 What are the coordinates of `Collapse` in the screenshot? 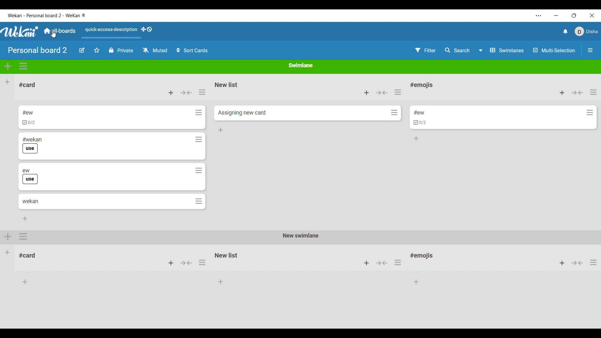 It's located at (577, 93).